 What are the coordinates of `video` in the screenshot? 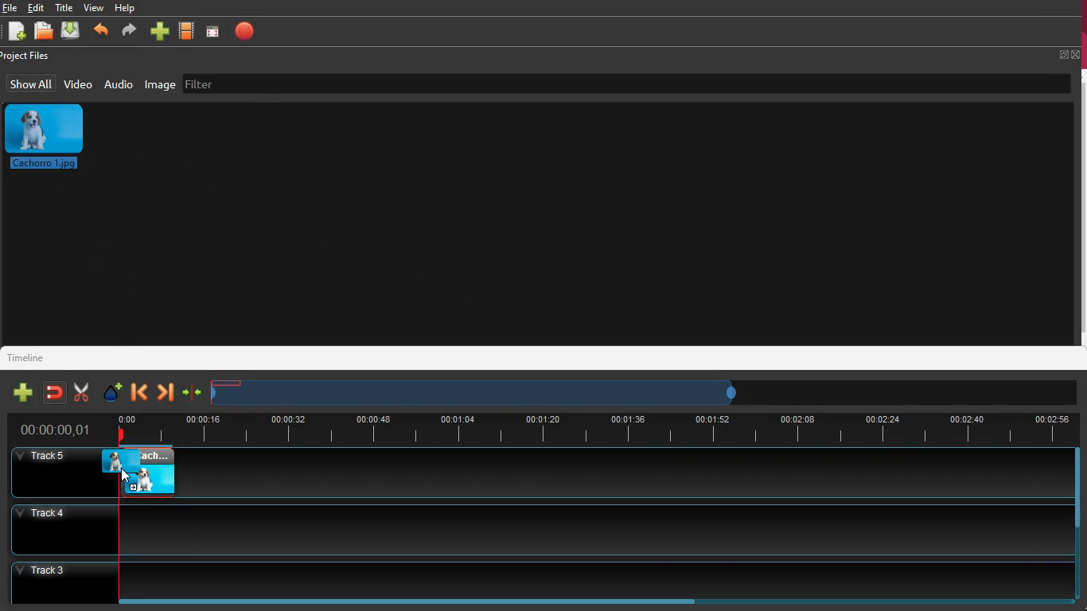 It's located at (146, 469).